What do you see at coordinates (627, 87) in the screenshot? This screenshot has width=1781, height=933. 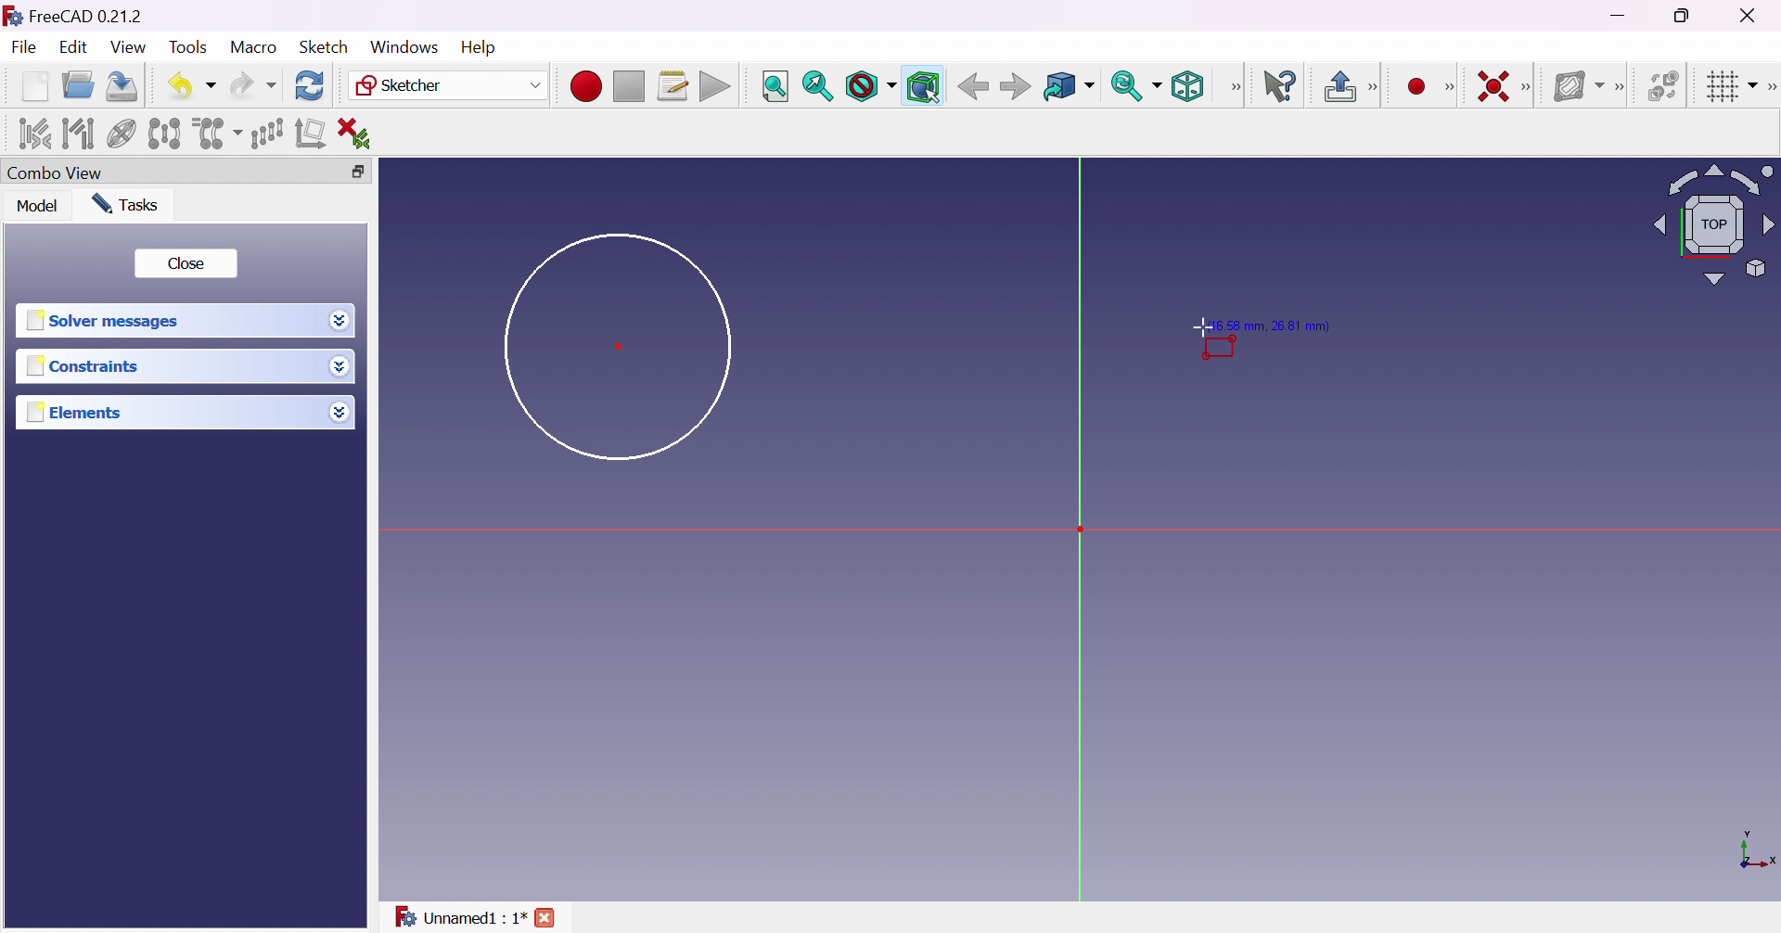 I see `Stop macro recording` at bounding box center [627, 87].